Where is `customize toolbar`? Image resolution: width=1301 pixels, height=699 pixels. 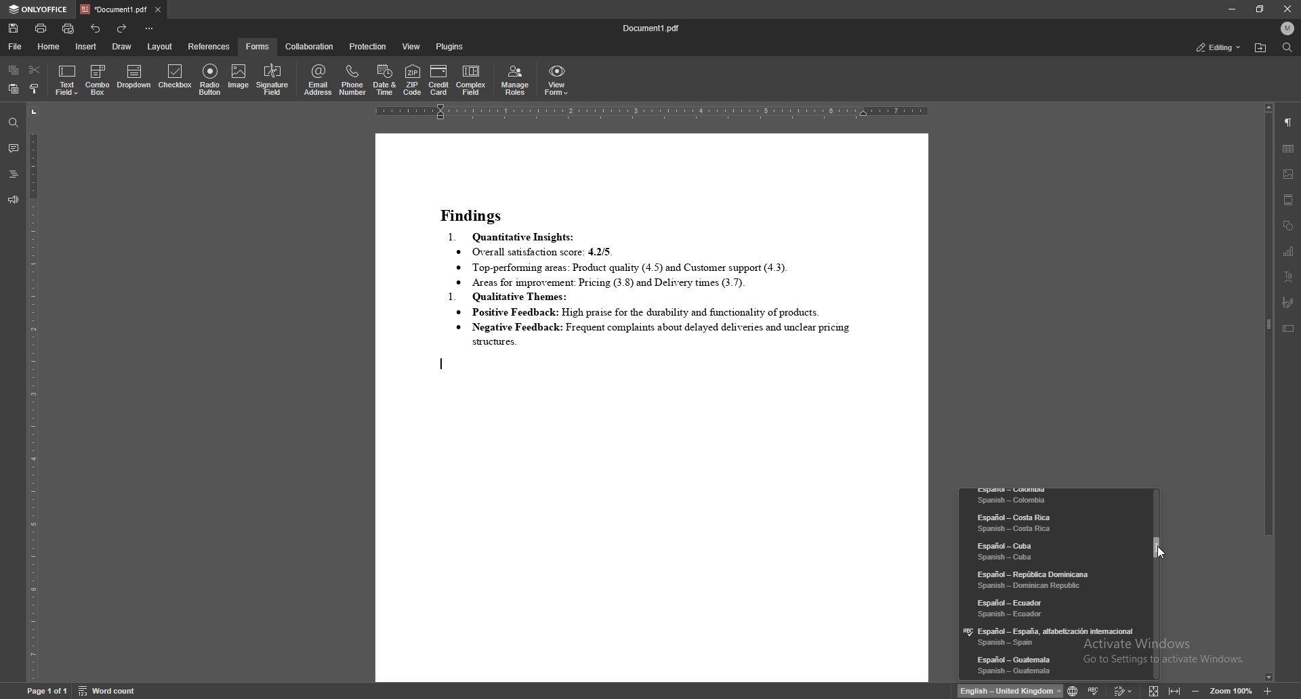 customize toolbar is located at coordinates (150, 29).